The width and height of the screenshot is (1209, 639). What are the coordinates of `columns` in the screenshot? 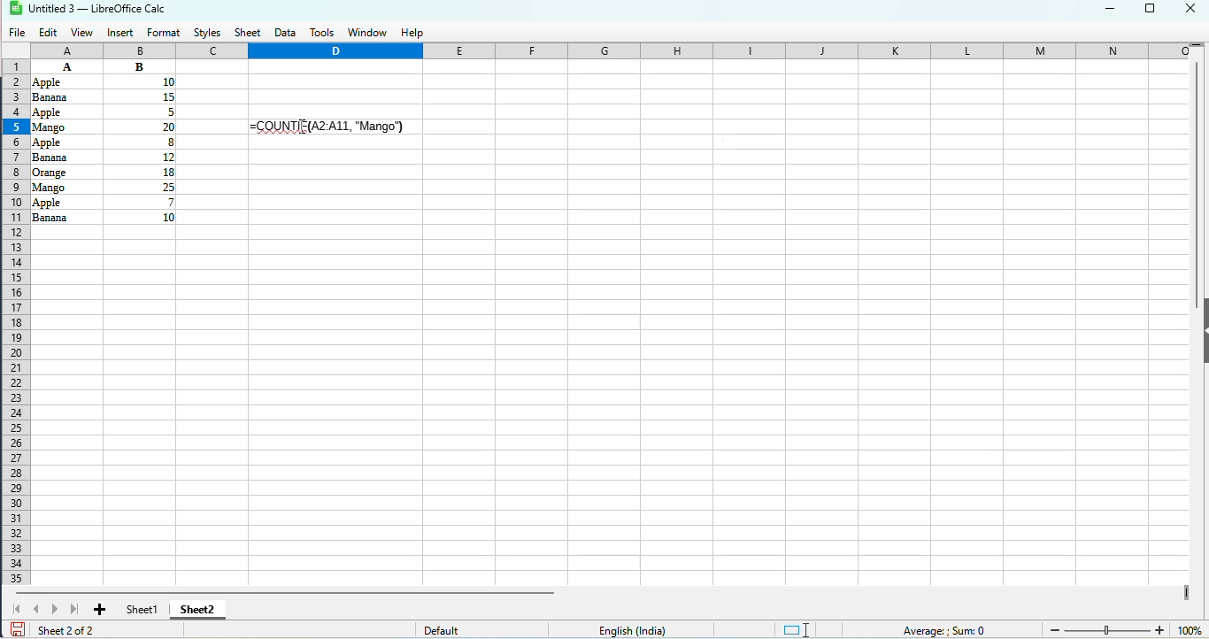 It's located at (612, 50).